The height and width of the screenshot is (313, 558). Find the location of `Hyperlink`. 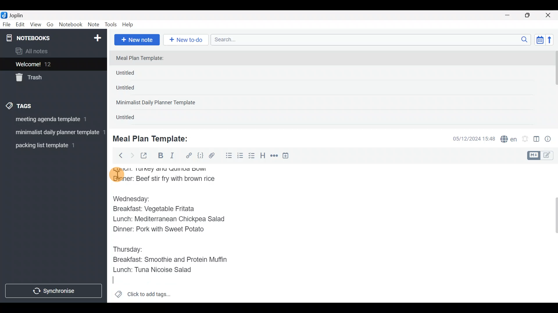

Hyperlink is located at coordinates (189, 156).